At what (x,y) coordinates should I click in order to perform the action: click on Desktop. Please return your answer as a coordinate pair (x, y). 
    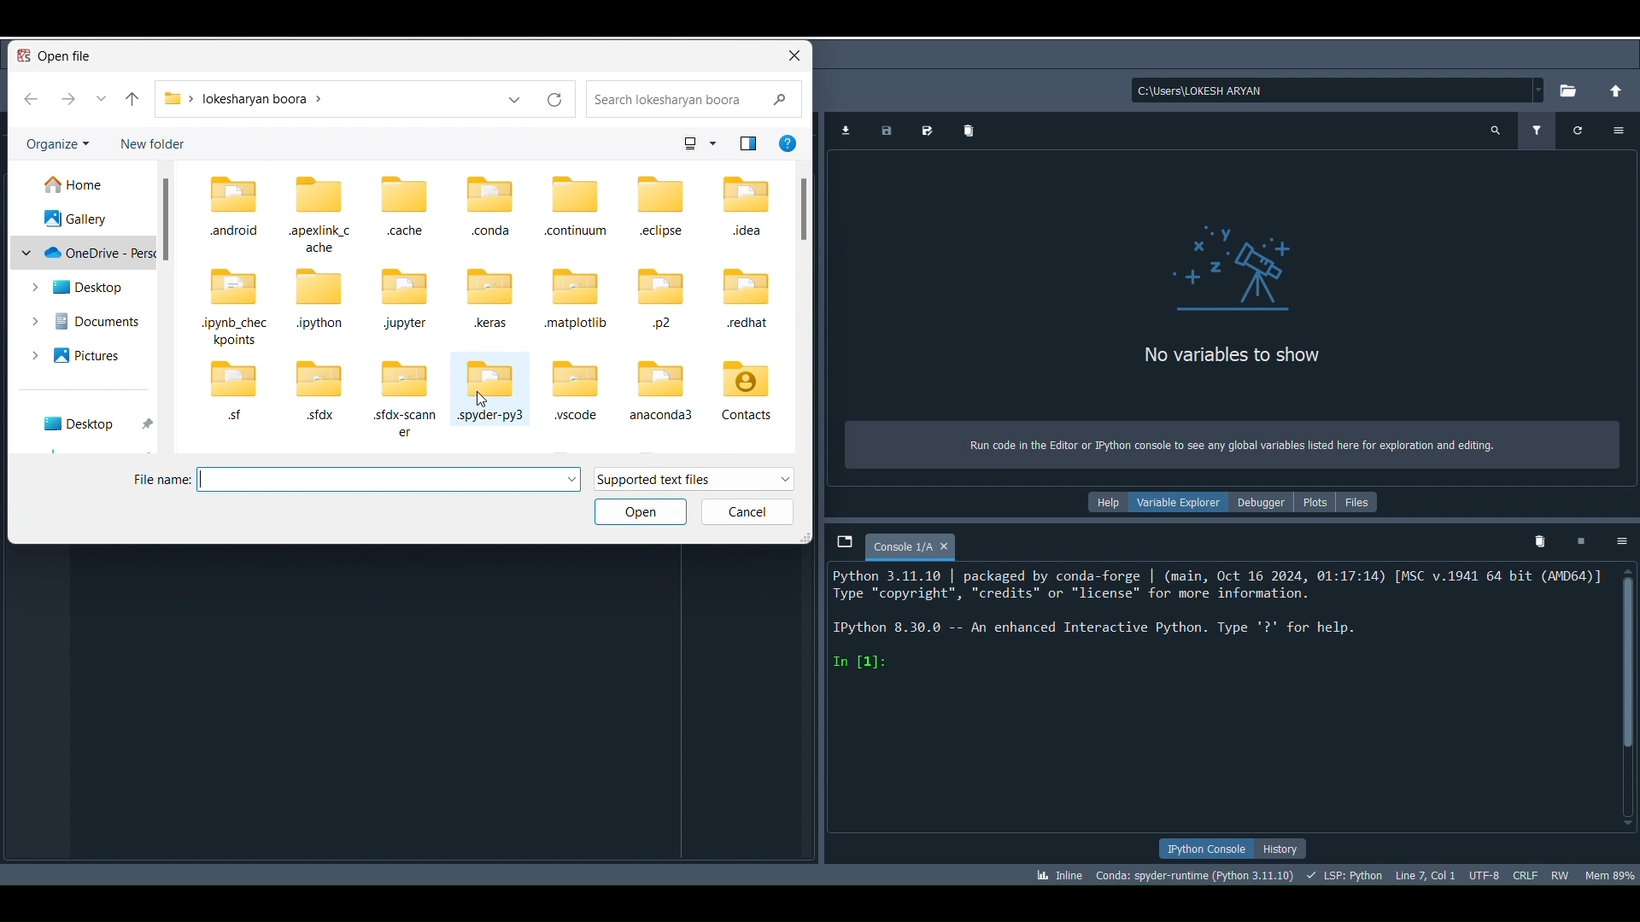
    Looking at the image, I should click on (96, 423).